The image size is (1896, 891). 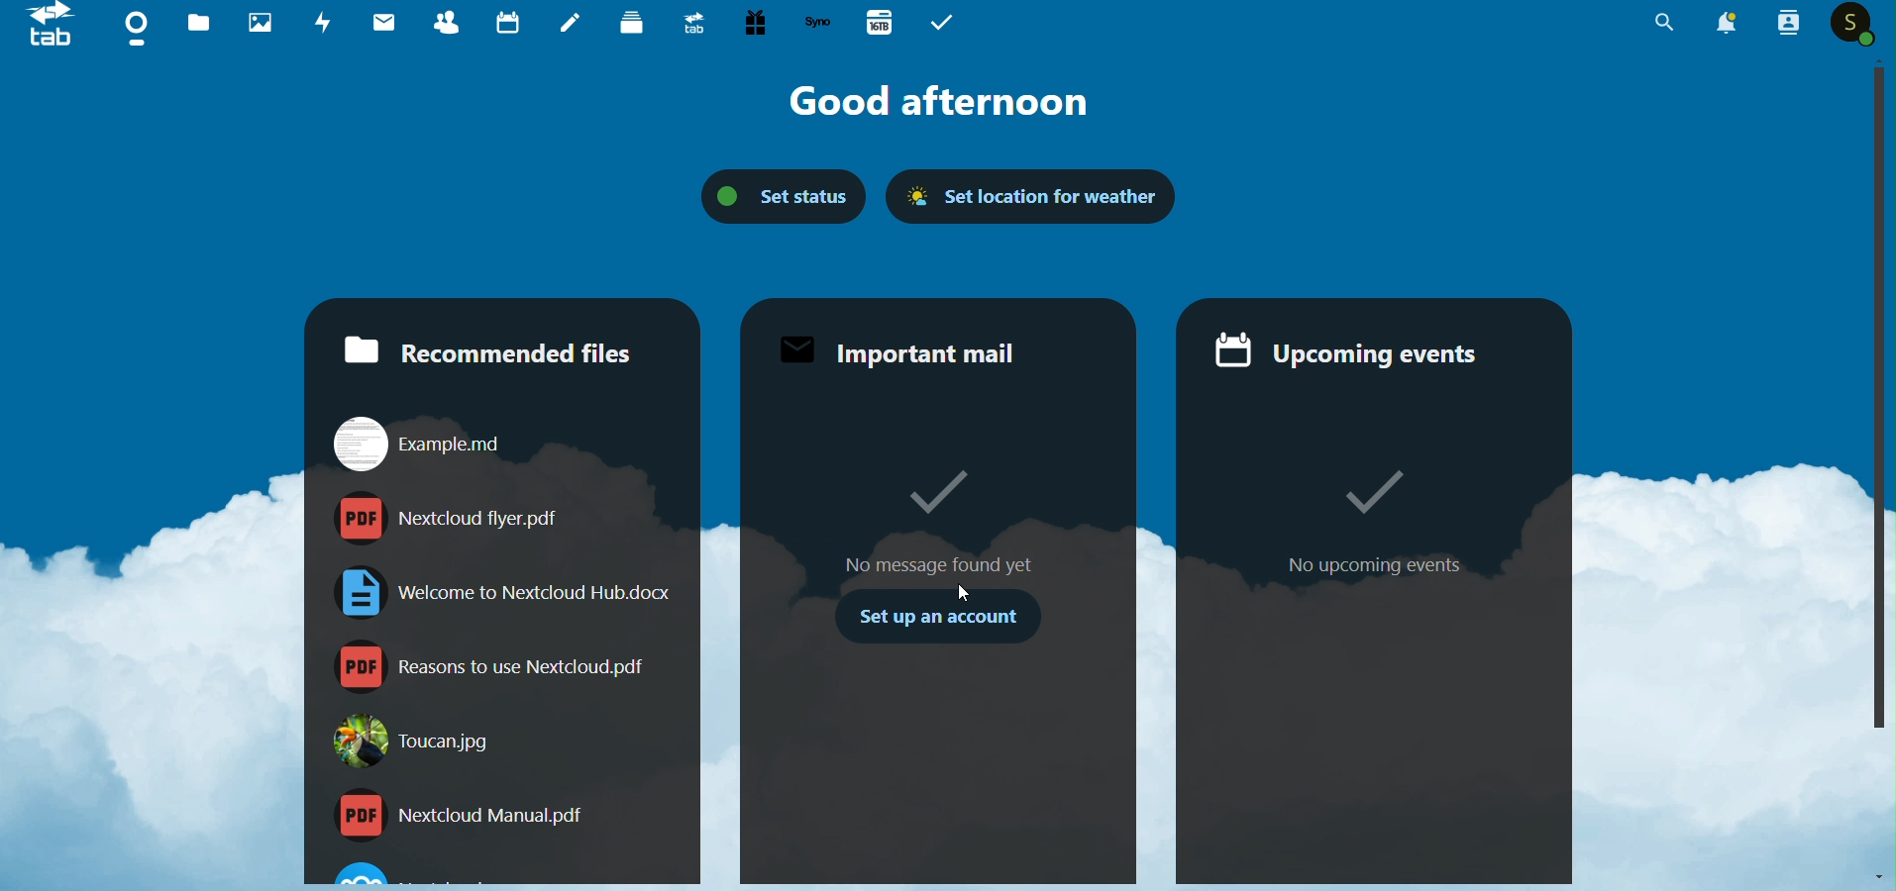 What do you see at coordinates (483, 347) in the screenshot?
I see `Recommended files` at bounding box center [483, 347].